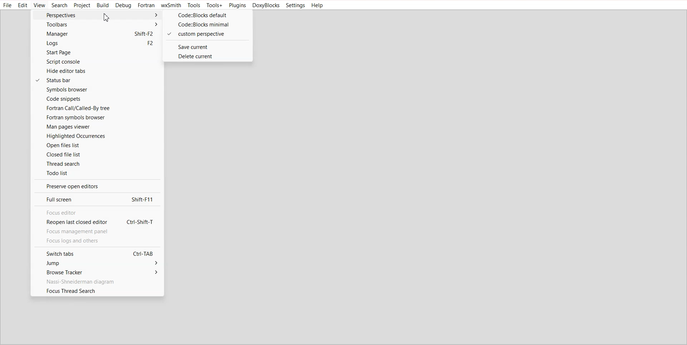 Image resolution: width=687 pixels, height=345 pixels. Describe the element at coordinates (80, 241) in the screenshot. I see `focus logs and others` at that location.